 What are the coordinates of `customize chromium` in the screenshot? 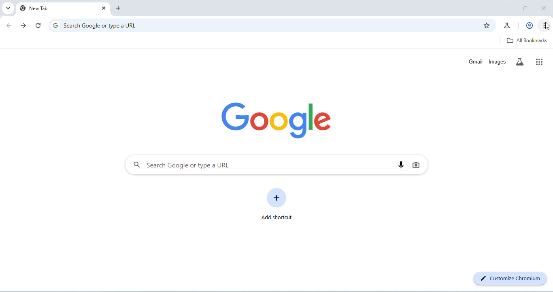 It's located at (510, 280).